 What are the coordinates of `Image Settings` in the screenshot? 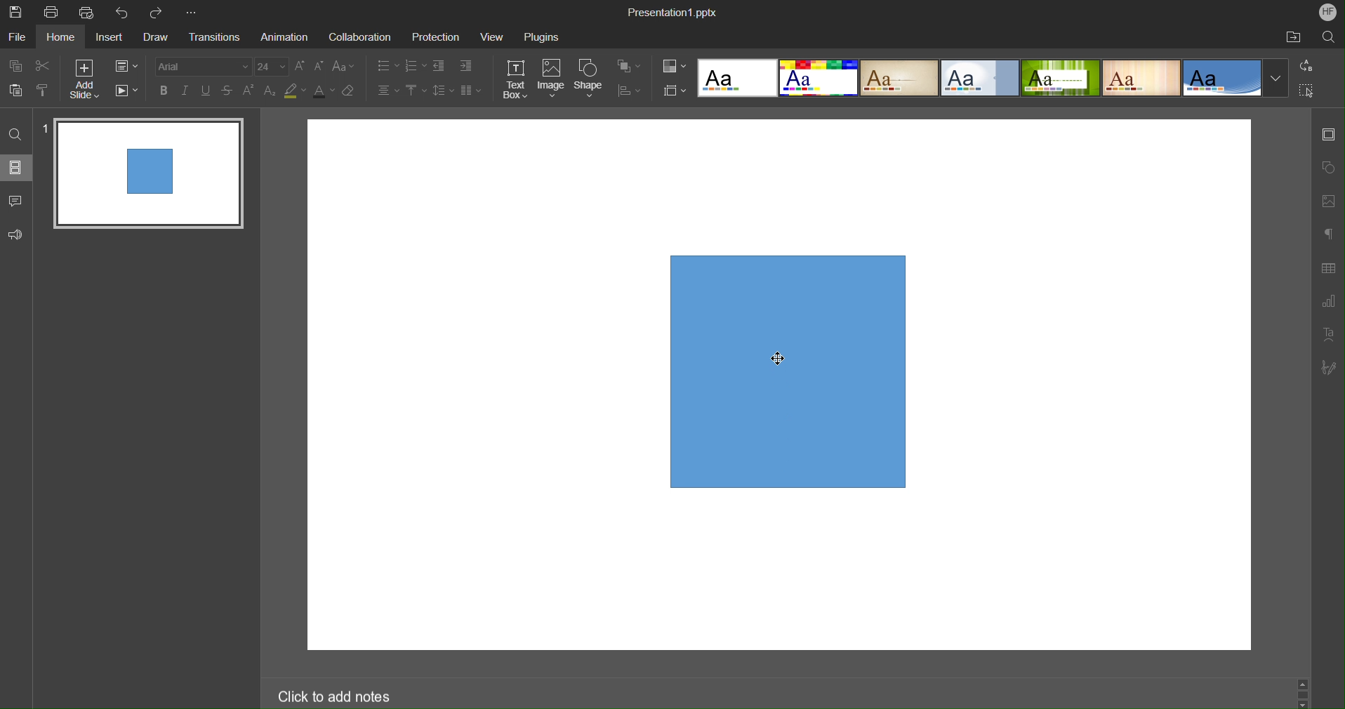 It's located at (1327, 201).